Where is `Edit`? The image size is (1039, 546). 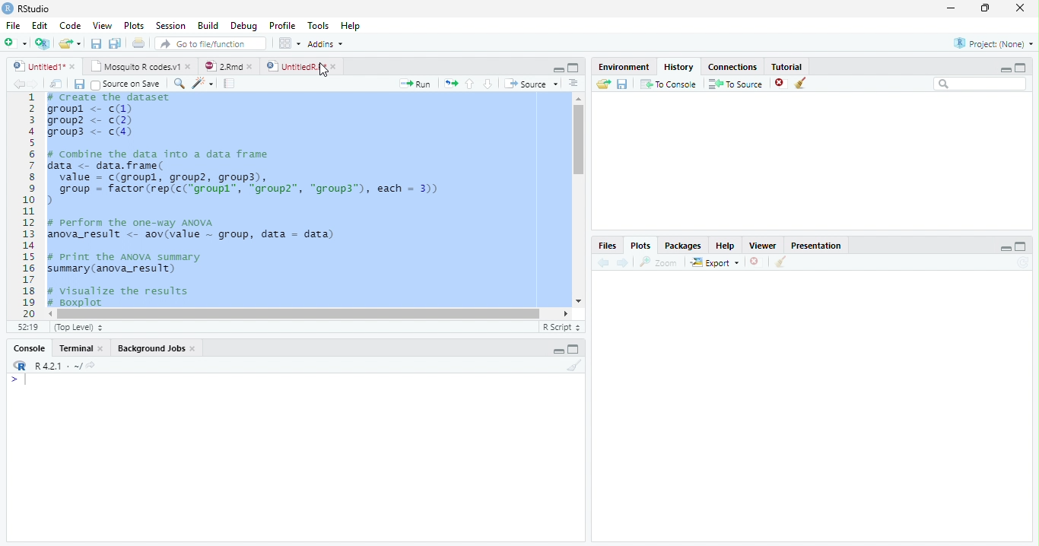
Edit is located at coordinates (39, 25).